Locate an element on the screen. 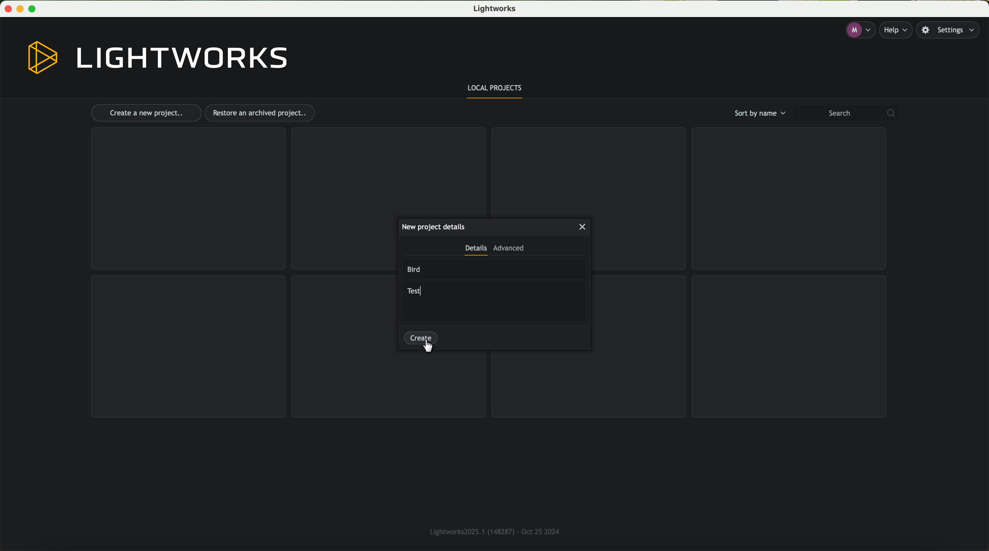 This screenshot has width=989, height=551. create button is located at coordinates (421, 337).